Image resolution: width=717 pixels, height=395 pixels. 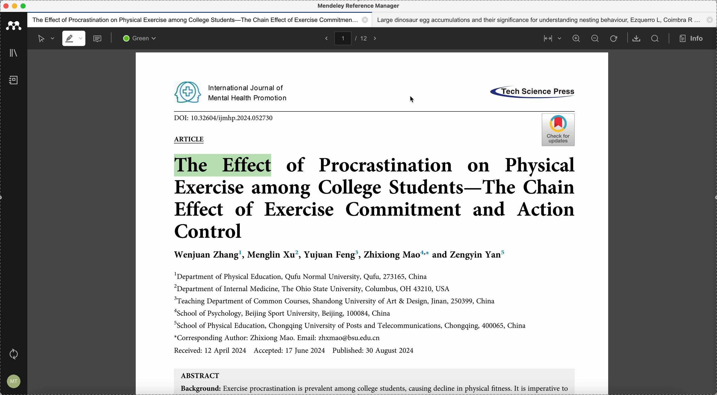 What do you see at coordinates (551, 38) in the screenshot?
I see `align page` at bounding box center [551, 38].